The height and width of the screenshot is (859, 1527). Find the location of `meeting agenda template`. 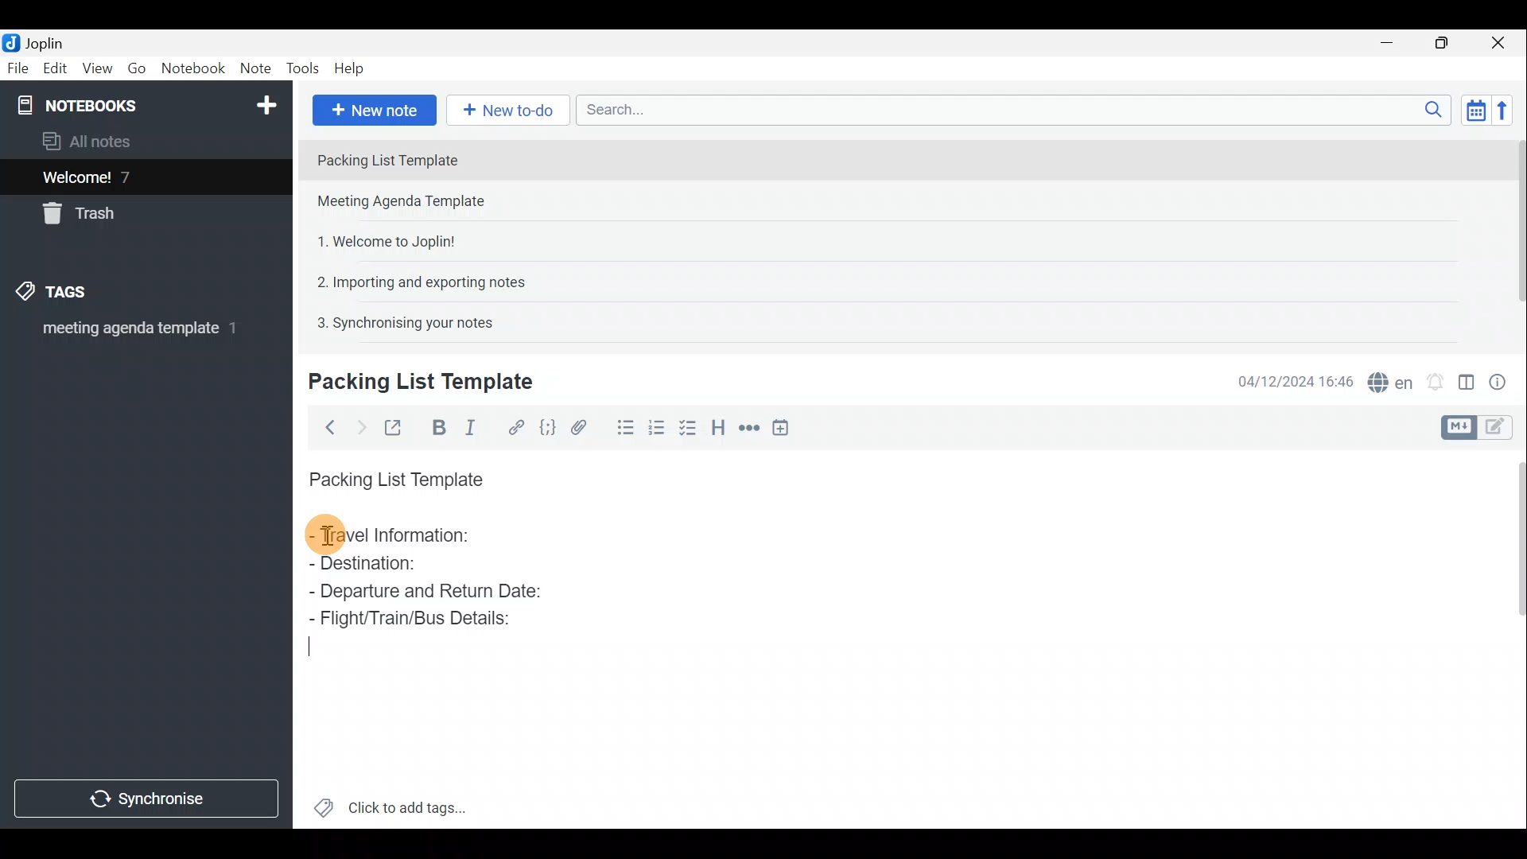

meeting agenda template is located at coordinates (137, 333).